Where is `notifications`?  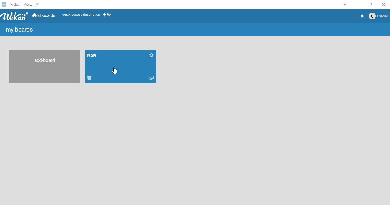
notifications is located at coordinates (362, 16).